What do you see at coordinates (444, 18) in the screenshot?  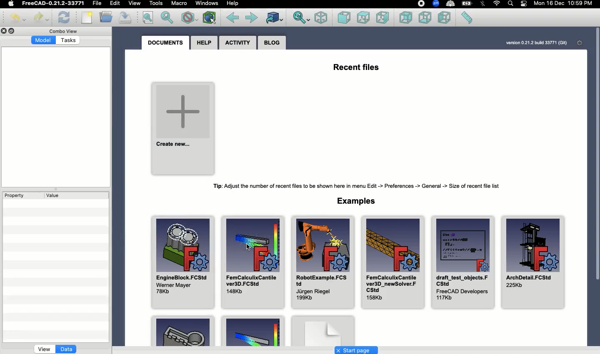 I see `Left` at bounding box center [444, 18].